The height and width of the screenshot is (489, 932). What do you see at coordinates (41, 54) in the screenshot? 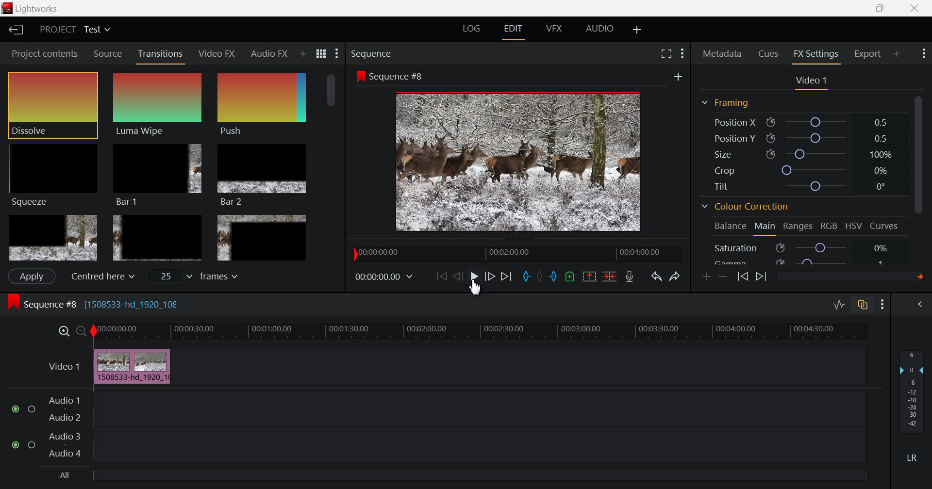
I see `Project contents` at bounding box center [41, 54].